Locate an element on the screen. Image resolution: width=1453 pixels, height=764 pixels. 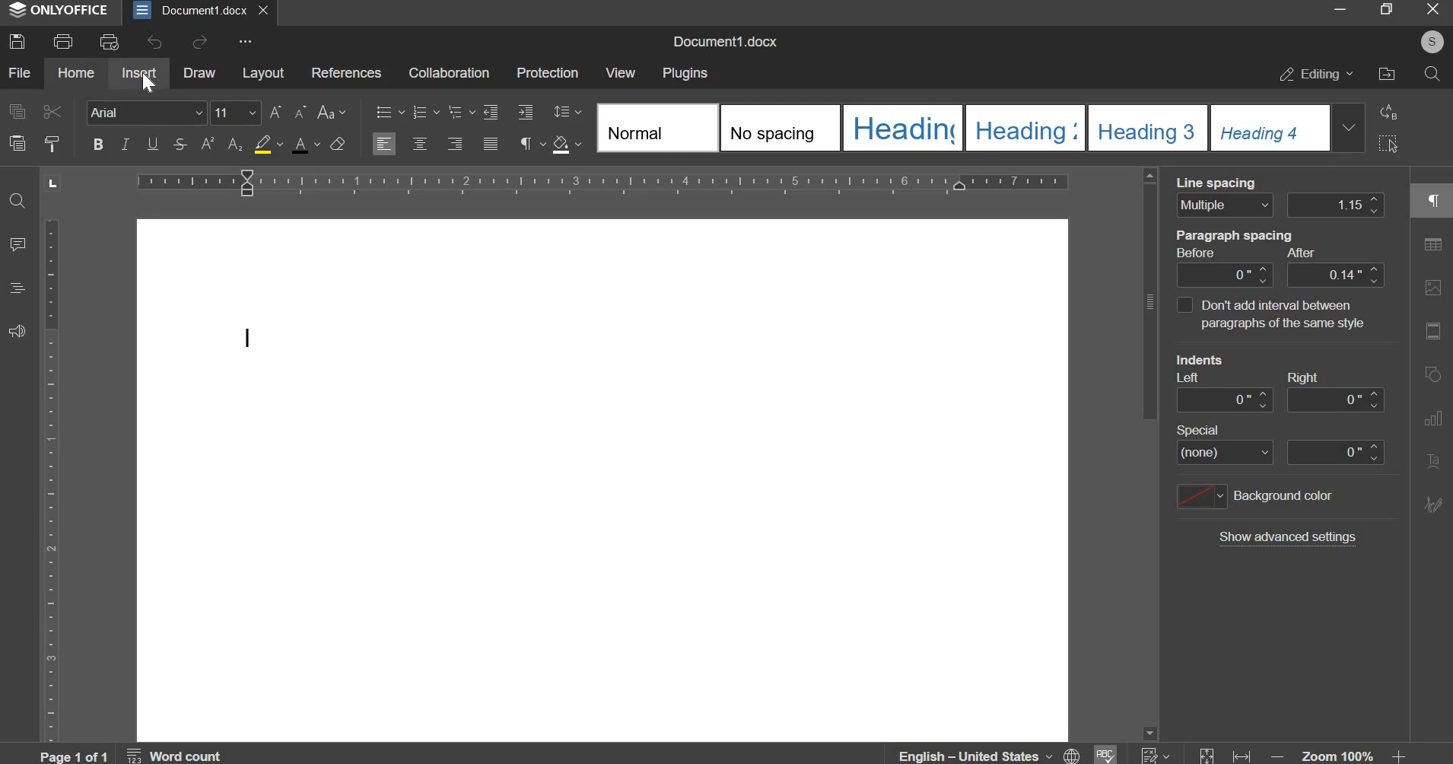
print preview is located at coordinates (111, 41).